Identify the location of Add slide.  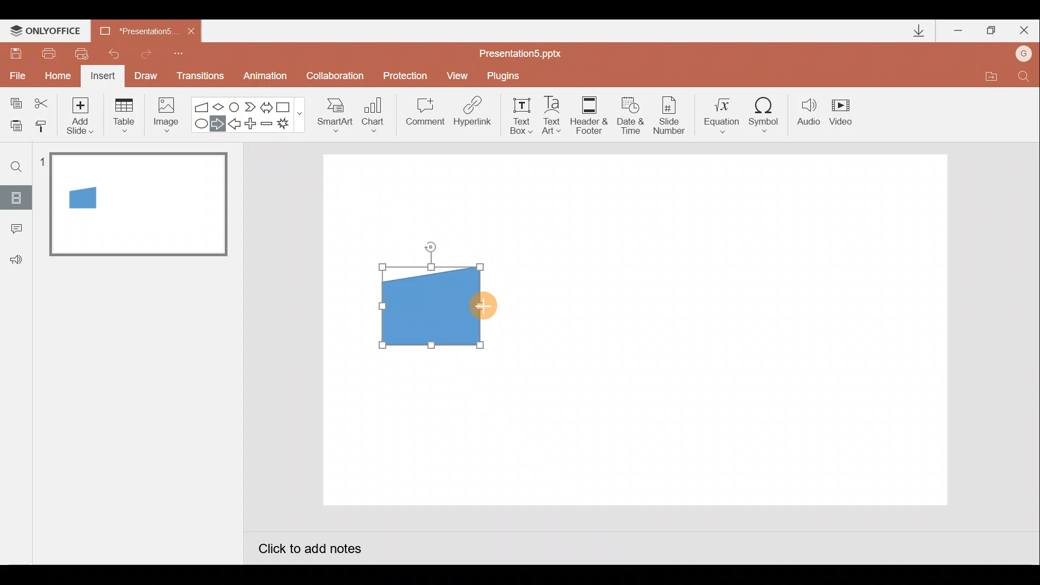
(82, 115).